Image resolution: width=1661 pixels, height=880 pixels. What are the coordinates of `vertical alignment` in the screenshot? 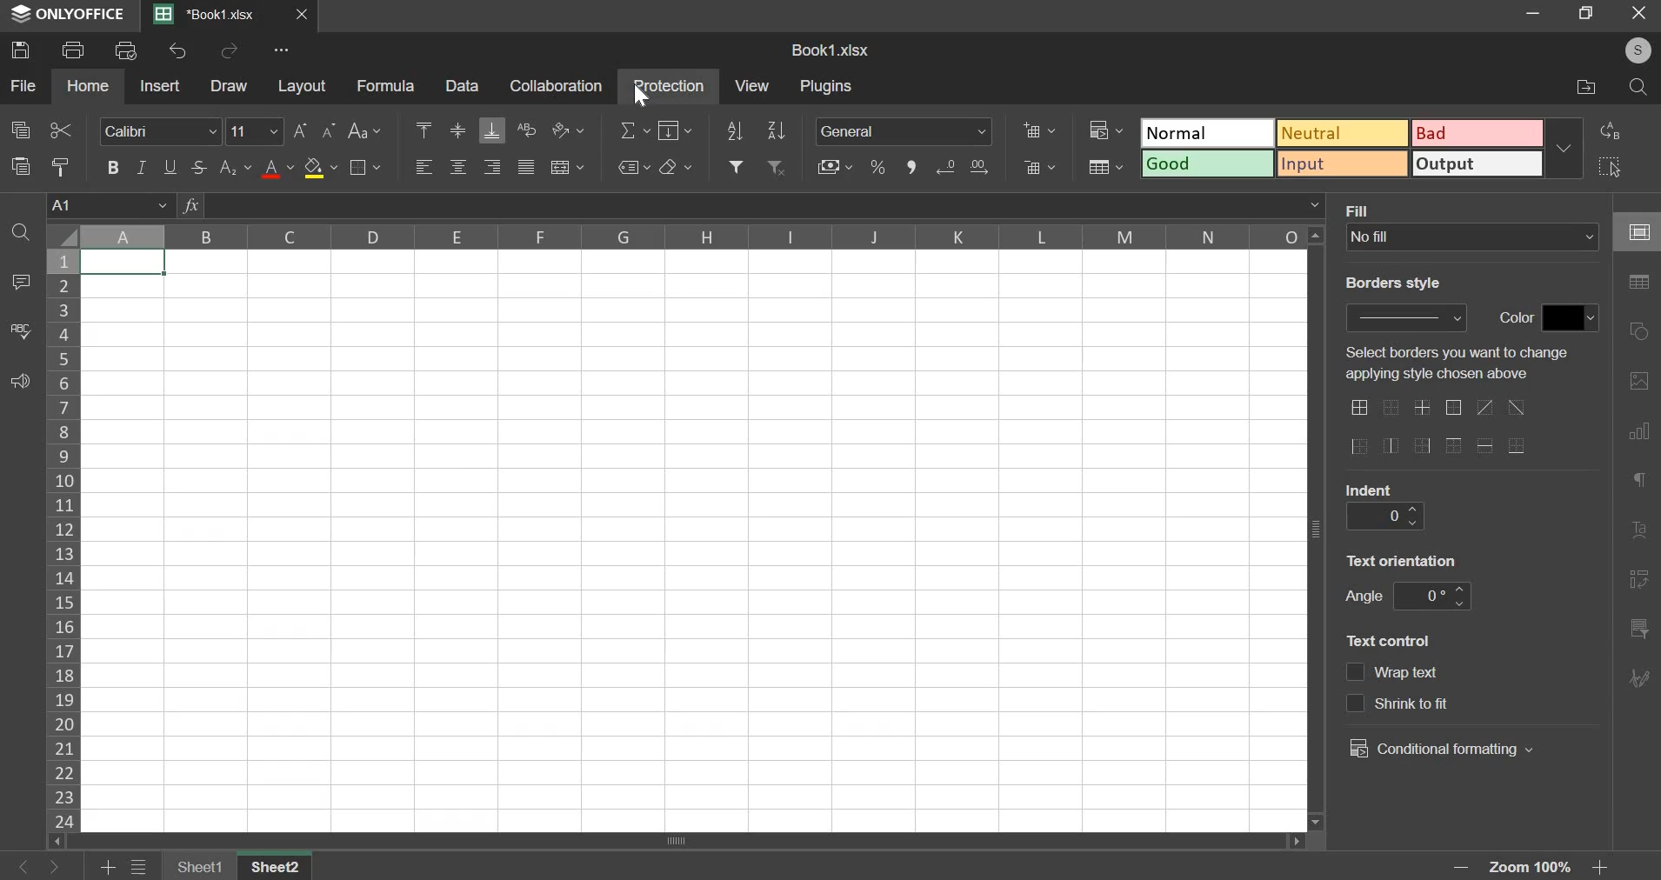 It's located at (458, 130).